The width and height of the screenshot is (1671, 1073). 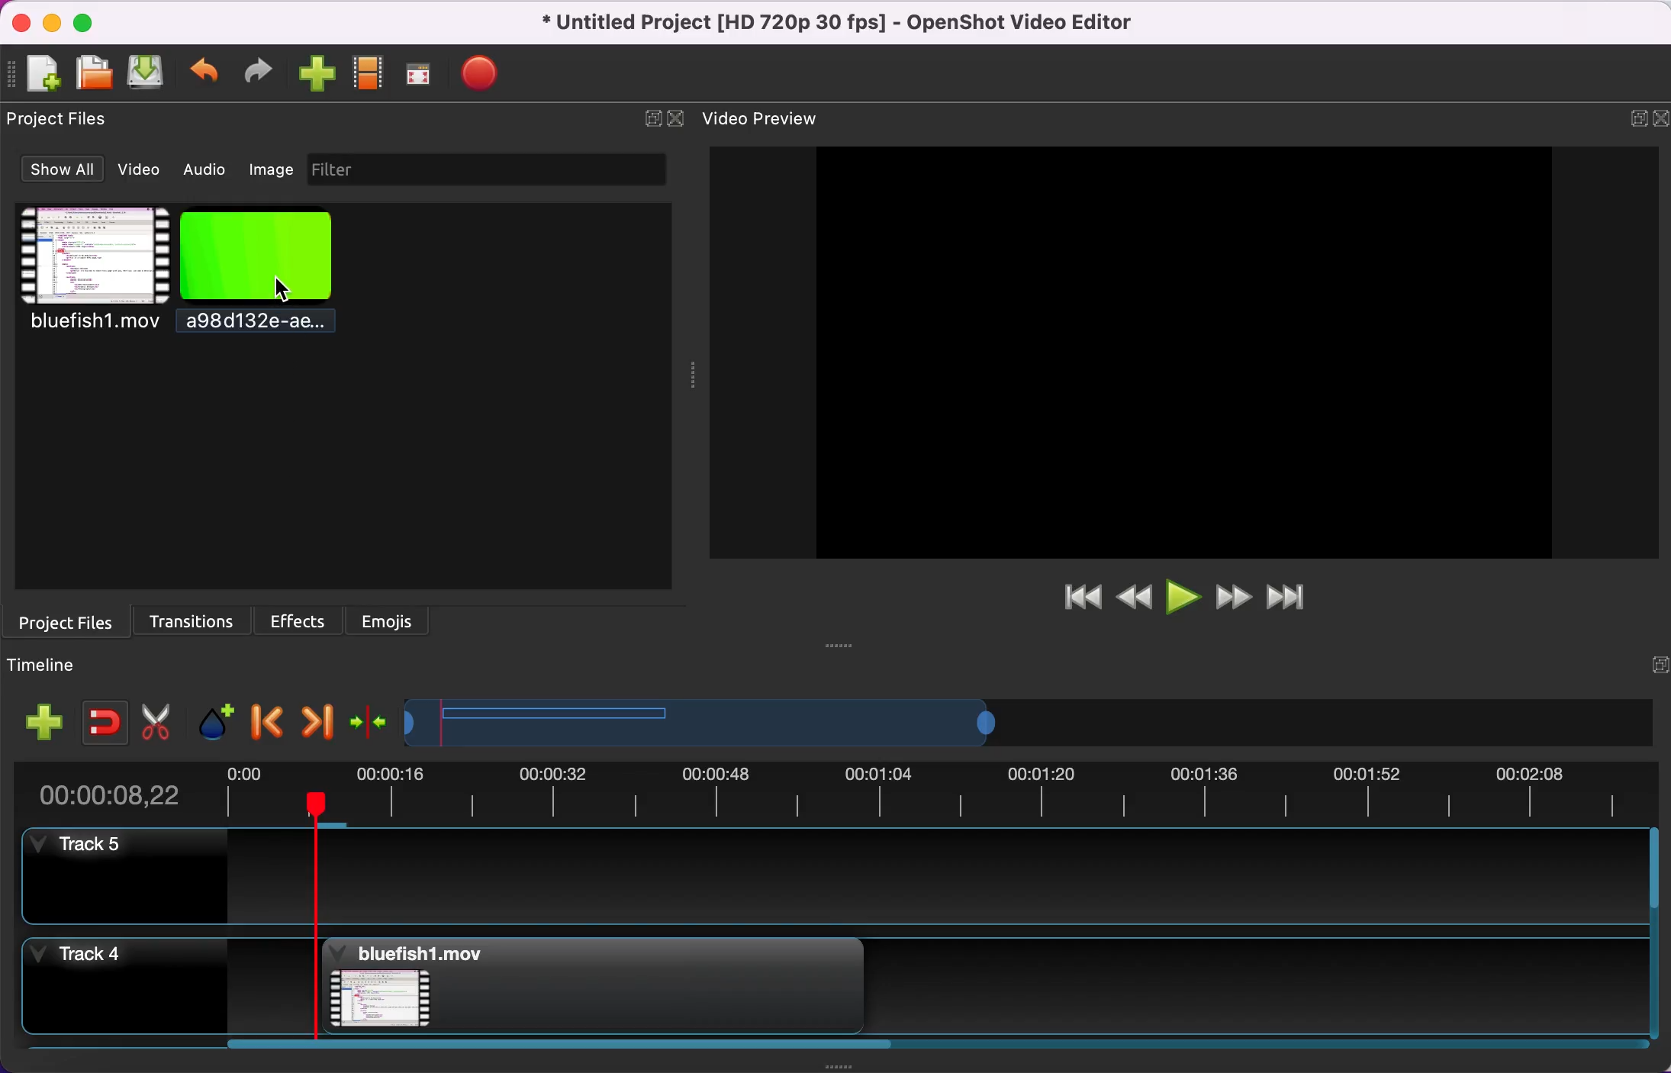 What do you see at coordinates (195, 619) in the screenshot?
I see `transitions` at bounding box center [195, 619].